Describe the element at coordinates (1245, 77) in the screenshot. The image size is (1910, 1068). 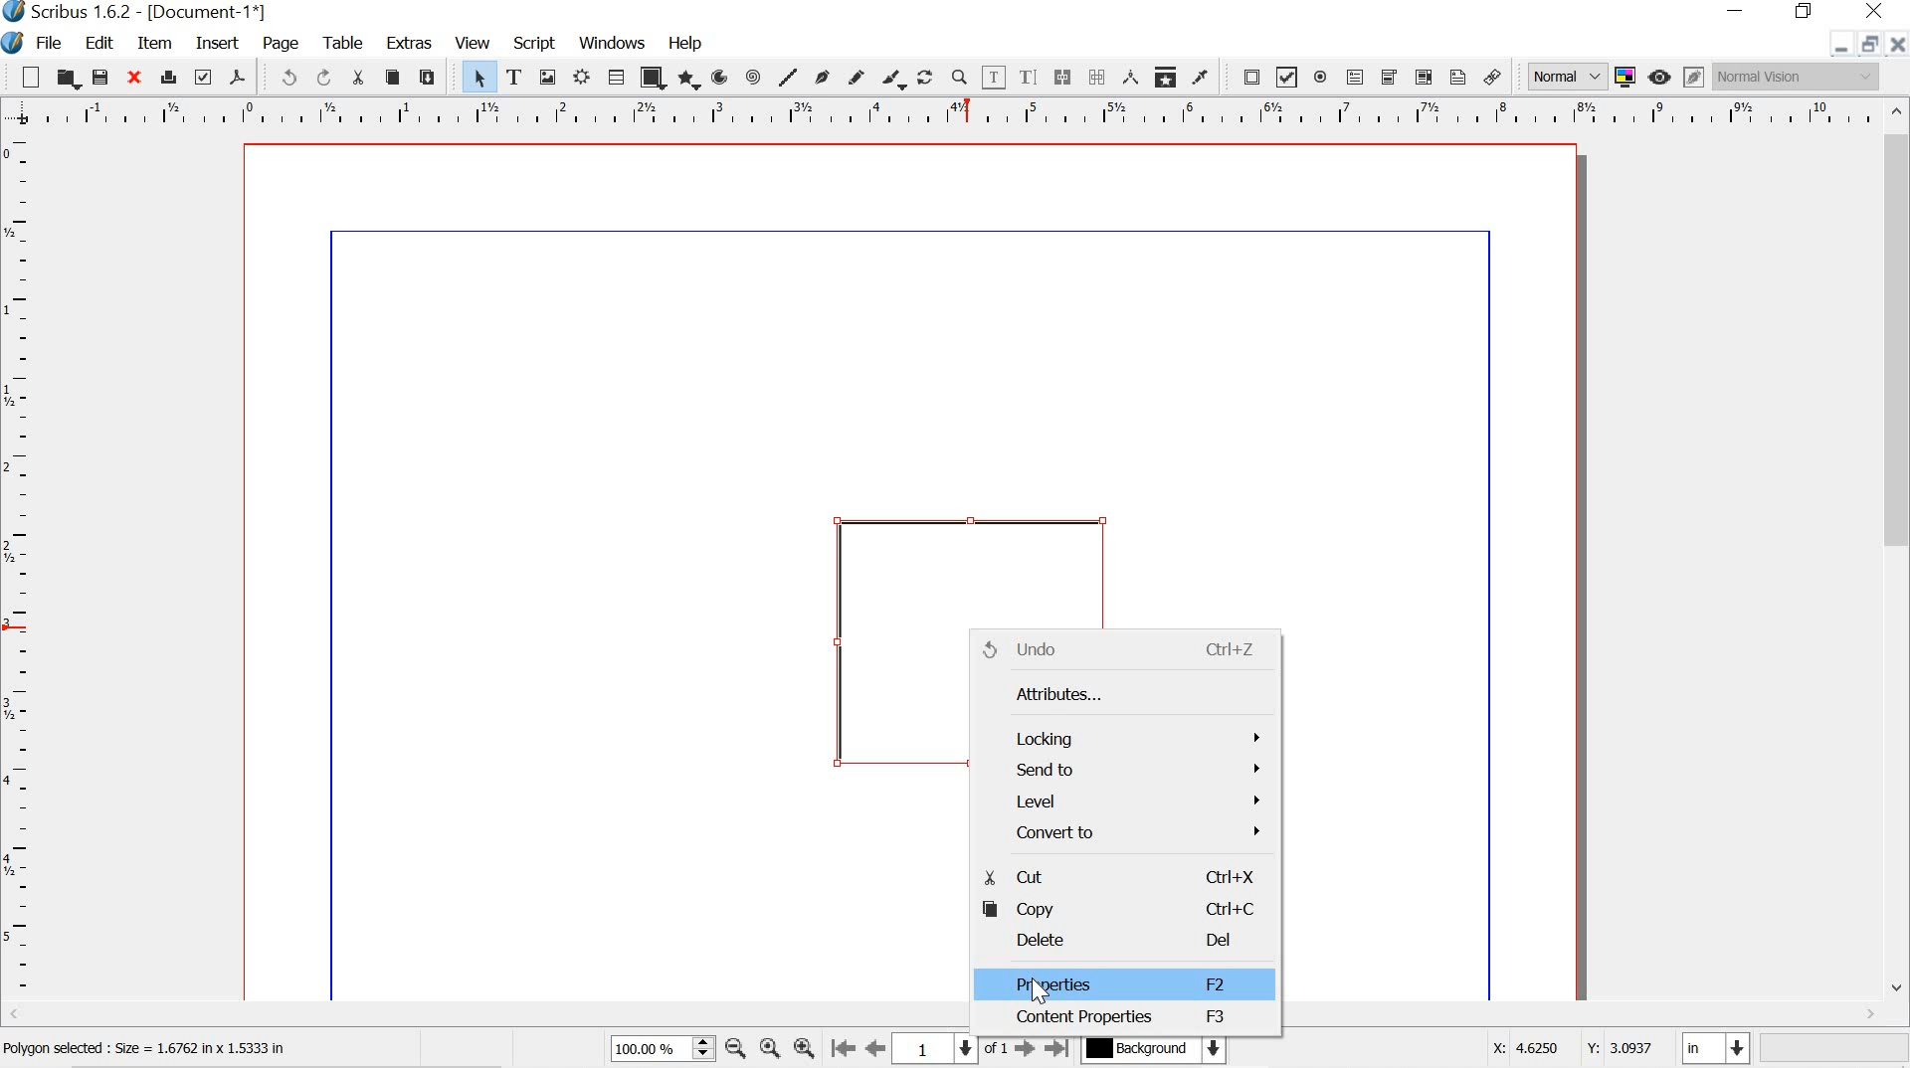
I see `pdf push button` at that location.